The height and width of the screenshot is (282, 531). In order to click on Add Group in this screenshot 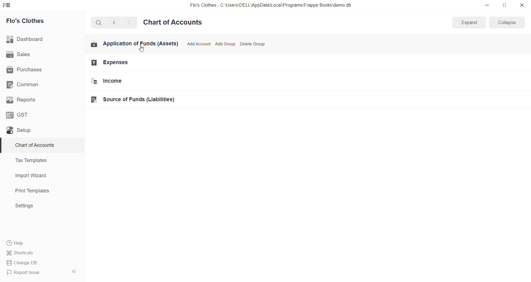, I will do `click(225, 43)`.